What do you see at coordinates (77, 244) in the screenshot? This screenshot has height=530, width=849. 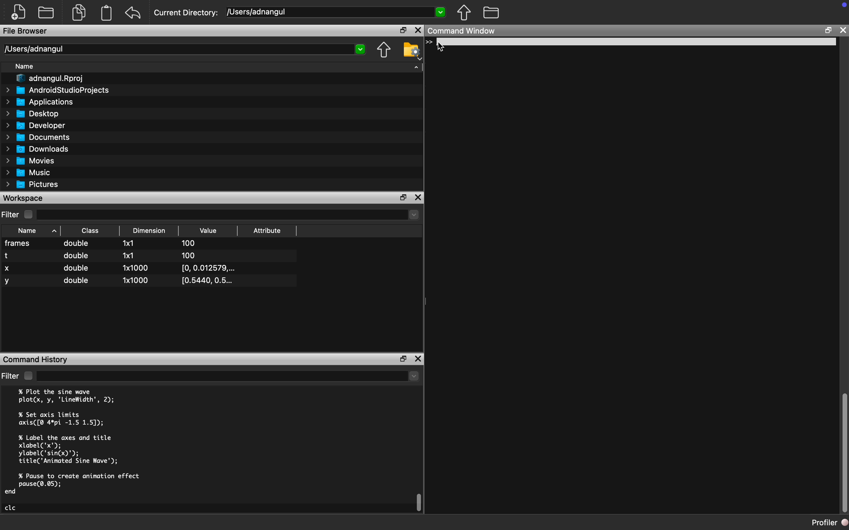 I see `double` at bounding box center [77, 244].